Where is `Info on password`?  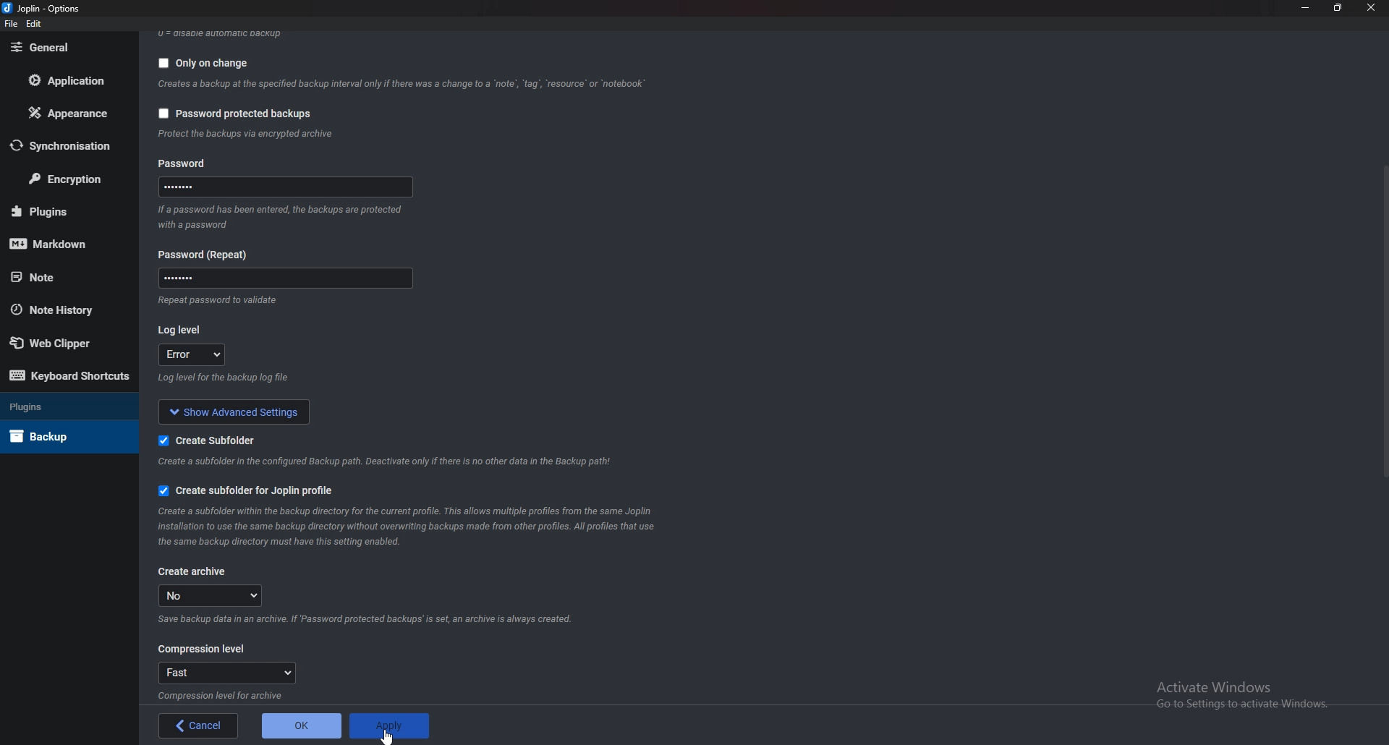 Info on password is located at coordinates (223, 303).